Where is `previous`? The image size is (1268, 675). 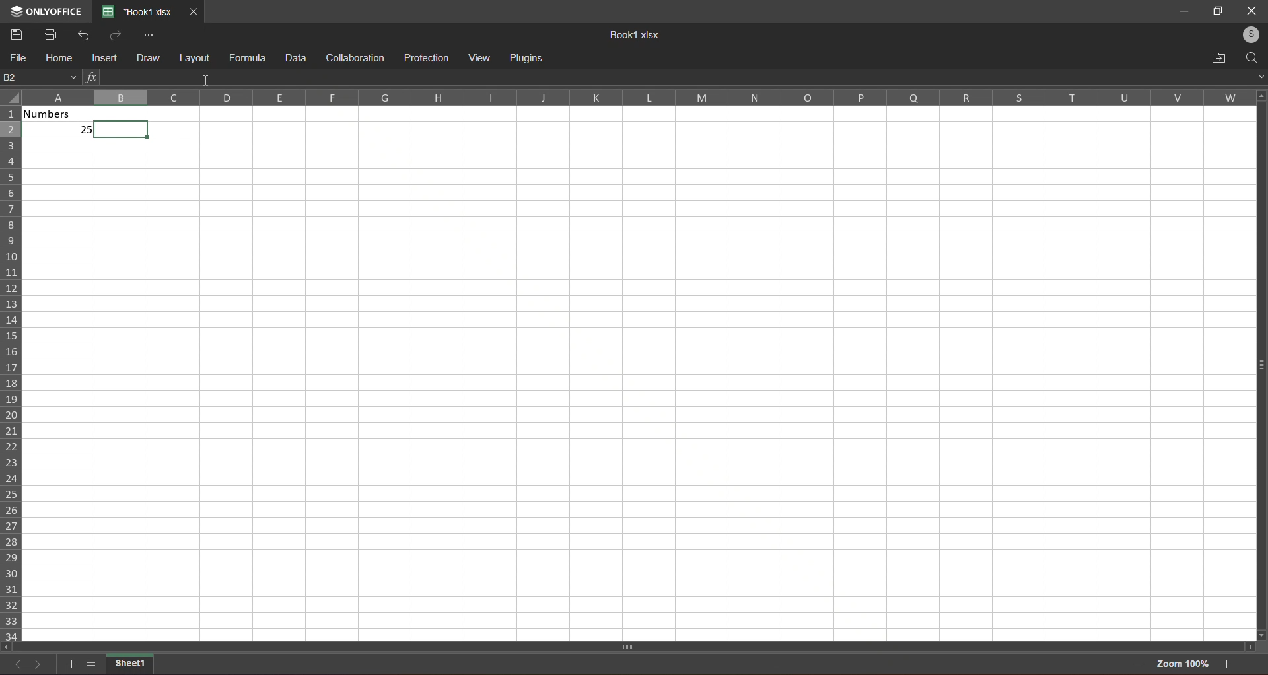
previous is located at coordinates (19, 668).